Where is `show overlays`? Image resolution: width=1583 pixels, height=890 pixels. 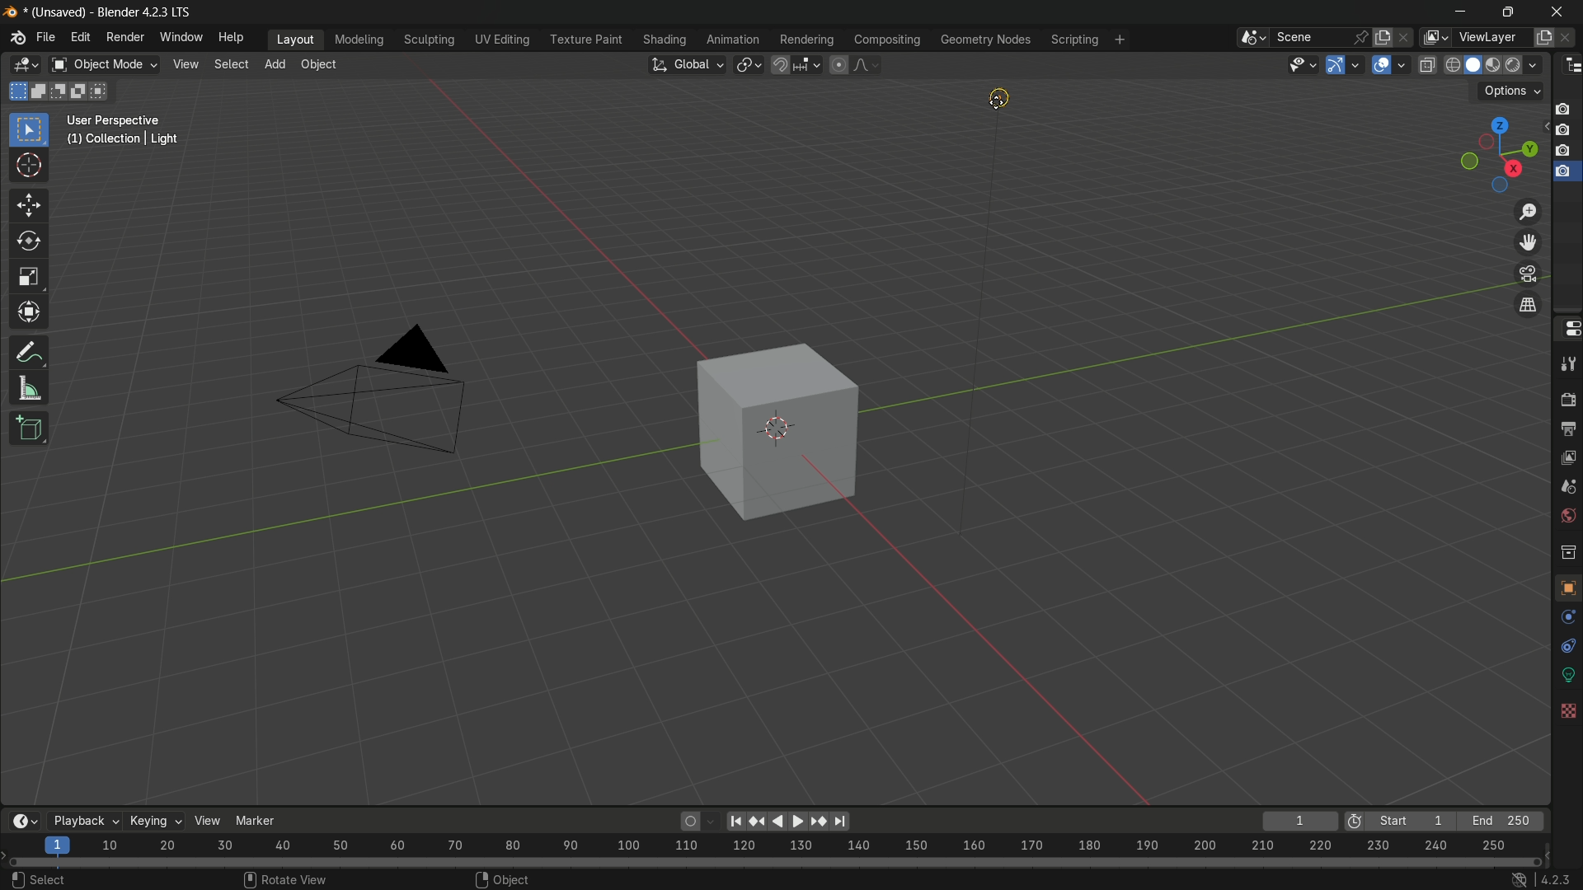
show overlays is located at coordinates (1379, 64).